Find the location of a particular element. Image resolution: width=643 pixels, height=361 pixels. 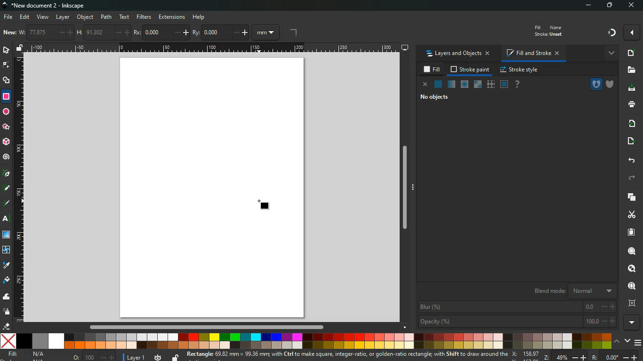

download is located at coordinates (631, 88).